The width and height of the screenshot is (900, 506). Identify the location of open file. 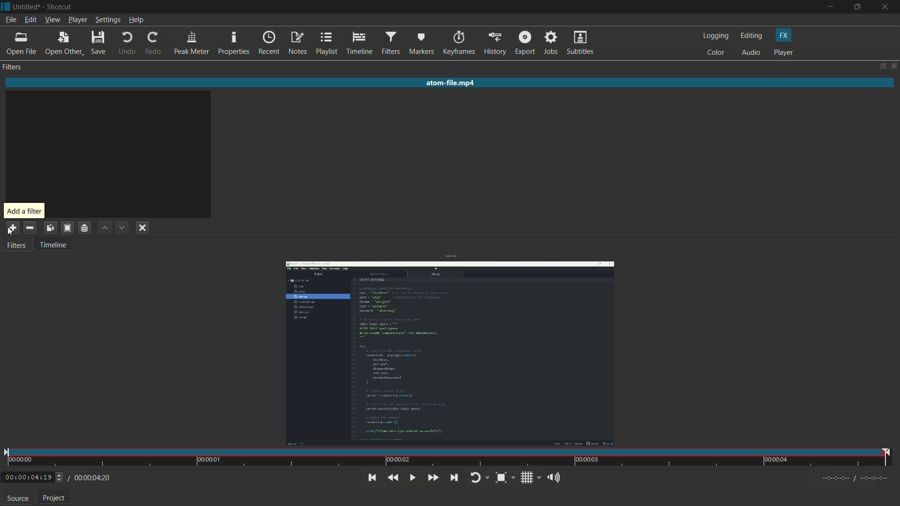
(22, 44).